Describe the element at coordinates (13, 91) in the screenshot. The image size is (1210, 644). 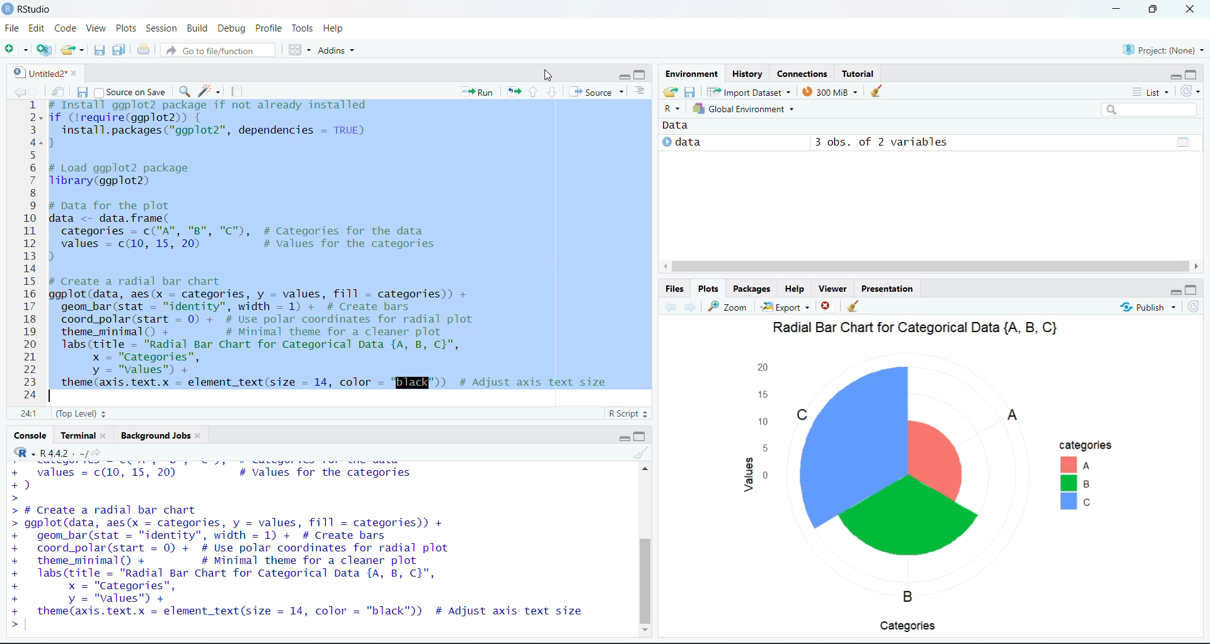
I see `go back to the previous source location` at that location.